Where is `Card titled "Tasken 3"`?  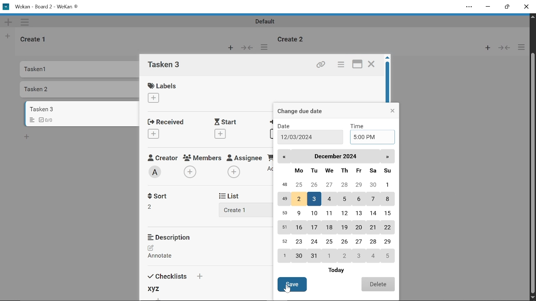
Card titled "Tasken 3" is located at coordinates (83, 109).